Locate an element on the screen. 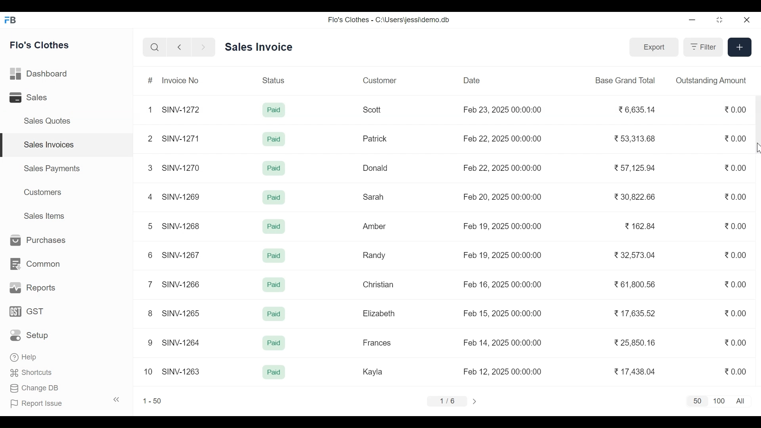  Purchases is located at coordinates (35, 241).